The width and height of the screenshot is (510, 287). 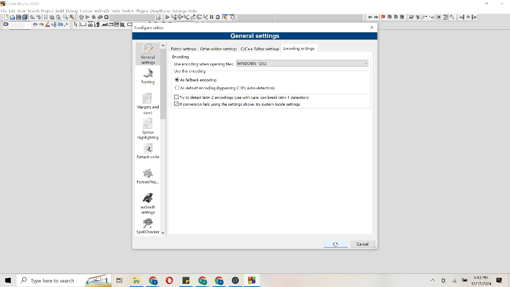 What do you see at coordinates (86, 11) in the screenshot?
I see `Fortran` at bounding box center [86, 11].